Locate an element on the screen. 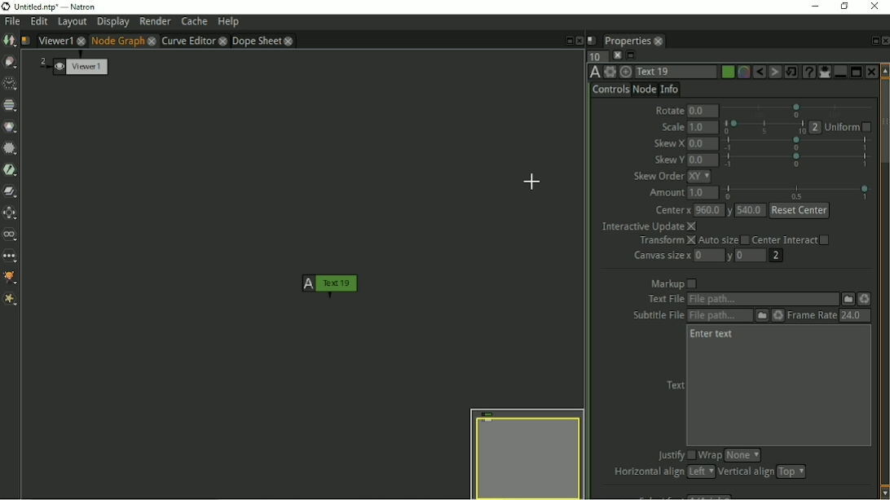 This screenshot has height=500, width=890. Skew Y is located at coordinates (669, 159).